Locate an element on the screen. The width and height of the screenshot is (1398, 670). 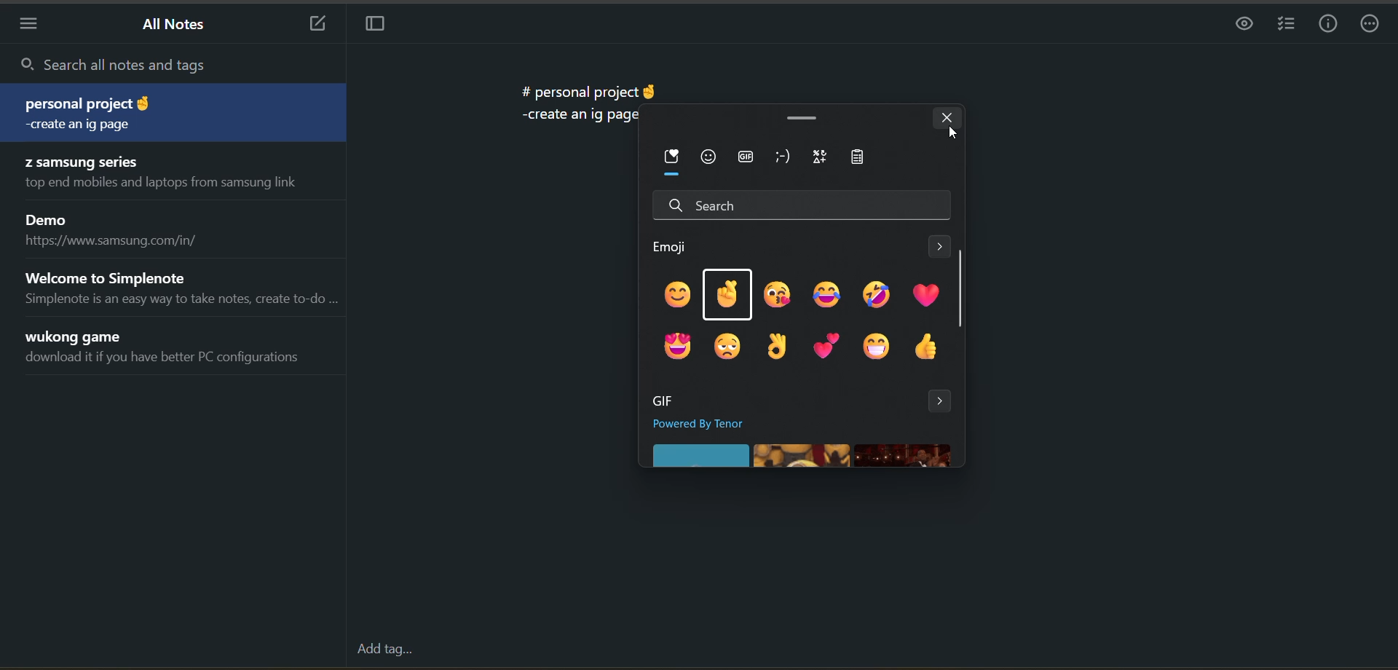
toggle focus mode is located at coordinates (376, 26).